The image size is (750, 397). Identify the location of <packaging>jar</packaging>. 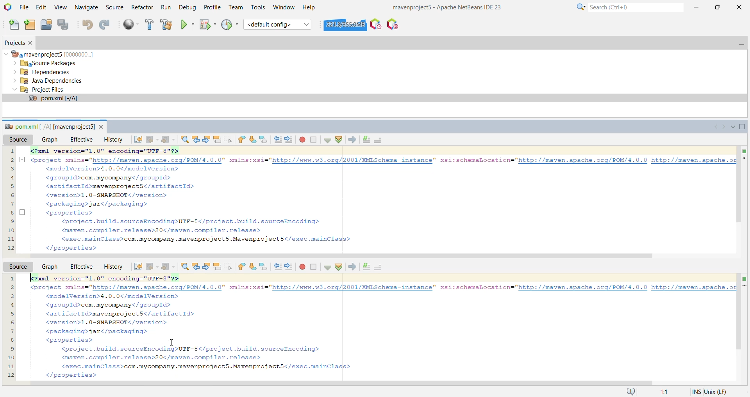
(97, 331).